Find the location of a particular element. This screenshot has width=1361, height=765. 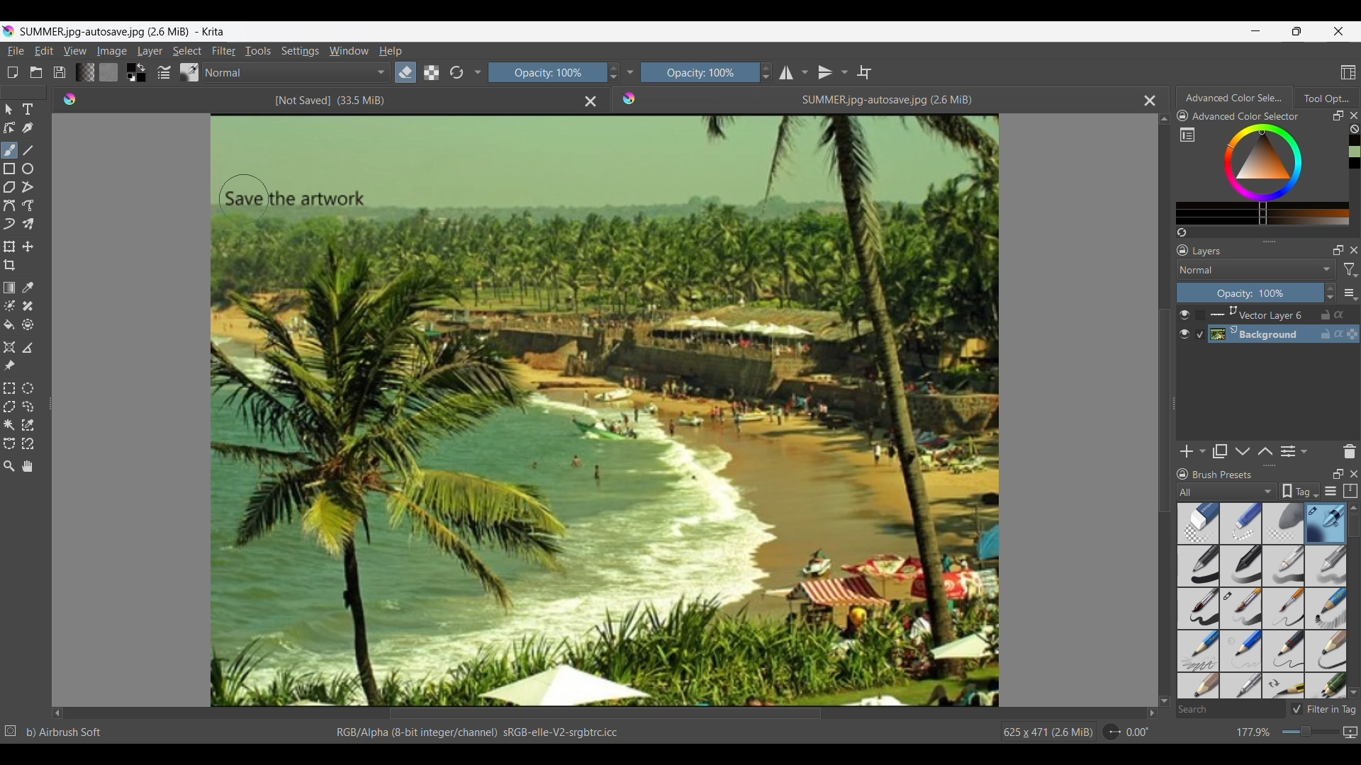

Add options is located at coordinates (1193, 451).